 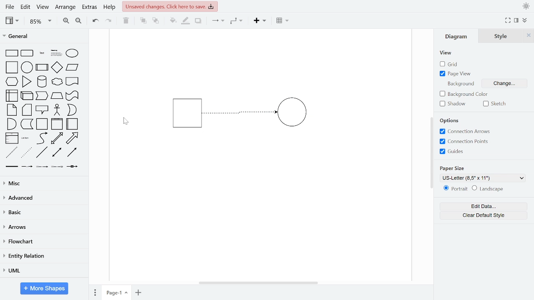 I want to click on text, so click(x=43, y=54).